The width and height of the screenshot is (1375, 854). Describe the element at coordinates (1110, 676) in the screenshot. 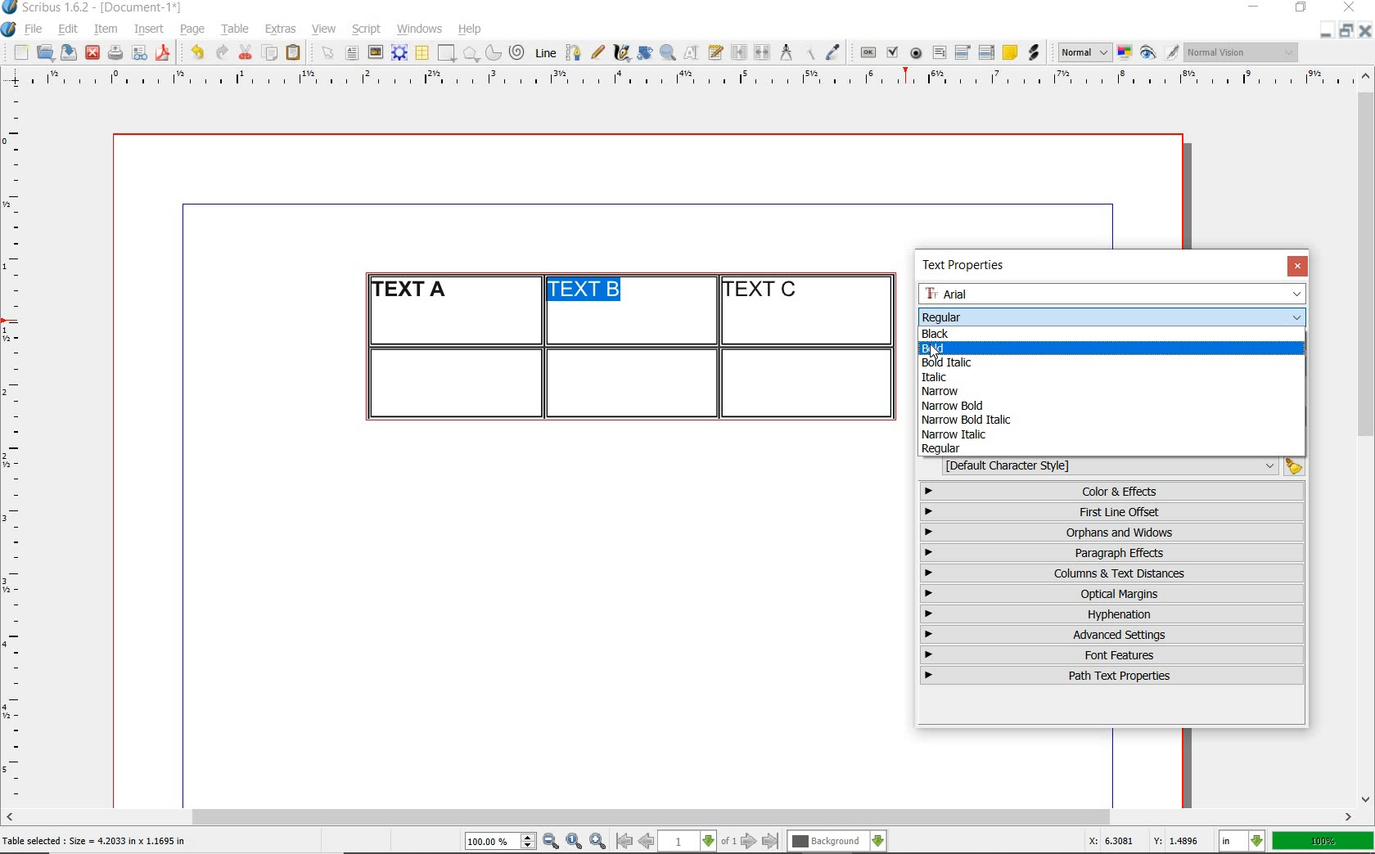

I see `path text properties` at that location.